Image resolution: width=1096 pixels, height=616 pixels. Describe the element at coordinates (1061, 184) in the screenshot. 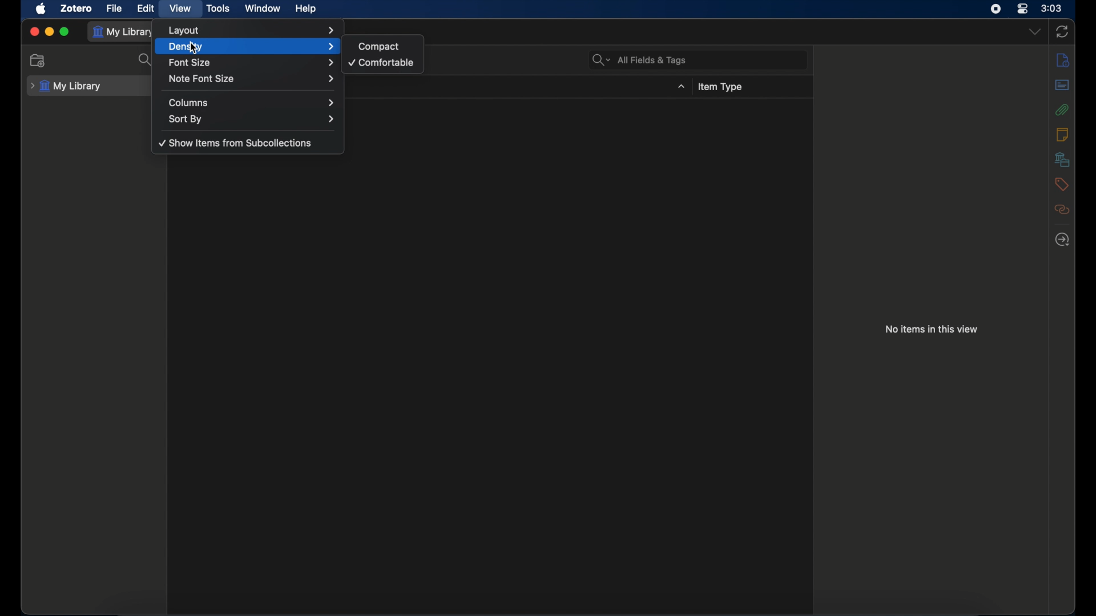

I see `tags` at that location.